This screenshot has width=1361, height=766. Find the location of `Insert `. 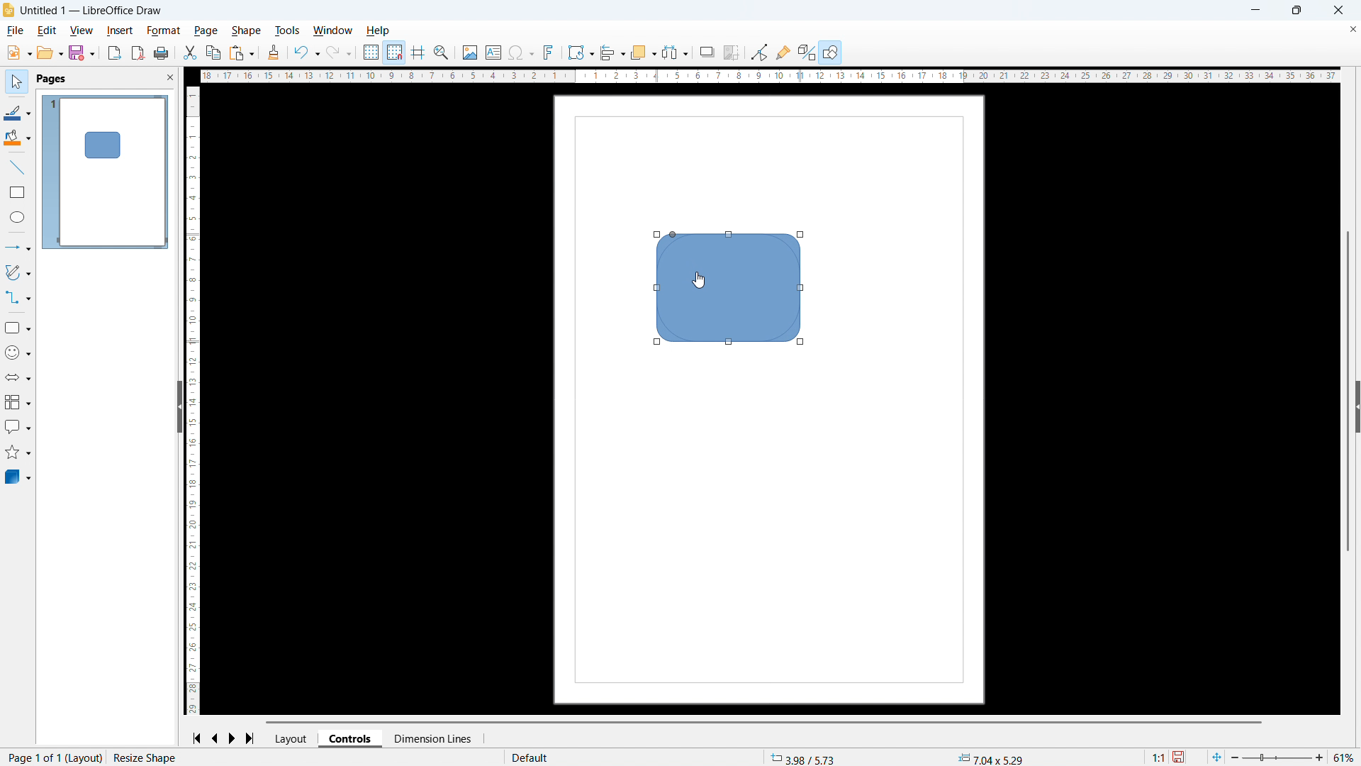

Insert  is located at coordinates (120, 31).